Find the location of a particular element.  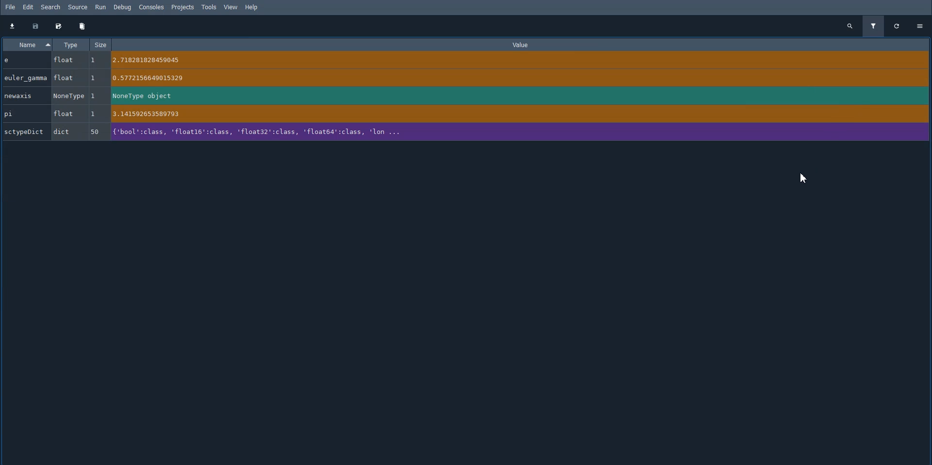

Debug is located at coordinates (124, 7).